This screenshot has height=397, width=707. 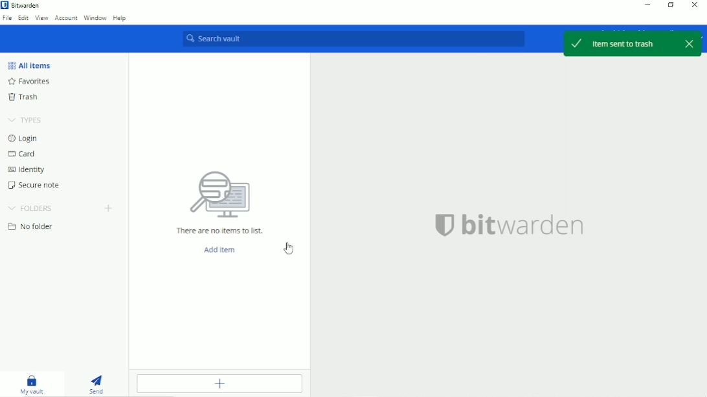 What do you see at coordinates (27, 140) in the screenshot?
I see `Login` at bounding box center [27, 140].